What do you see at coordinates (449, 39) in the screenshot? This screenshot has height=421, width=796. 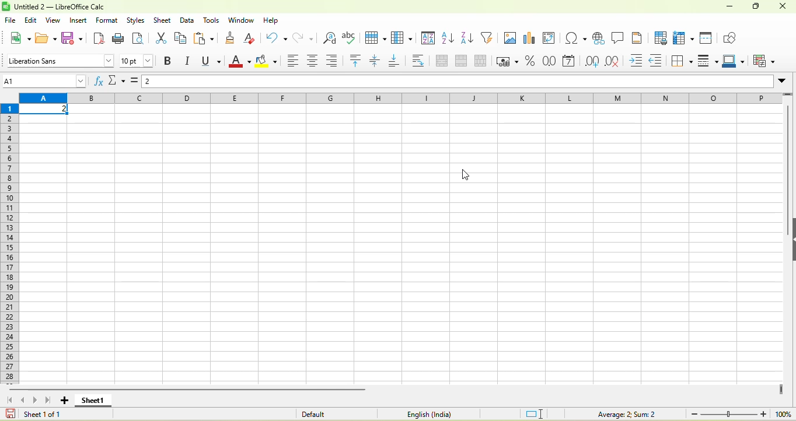 I see `sort ascending` at bounding box center [449, 39].